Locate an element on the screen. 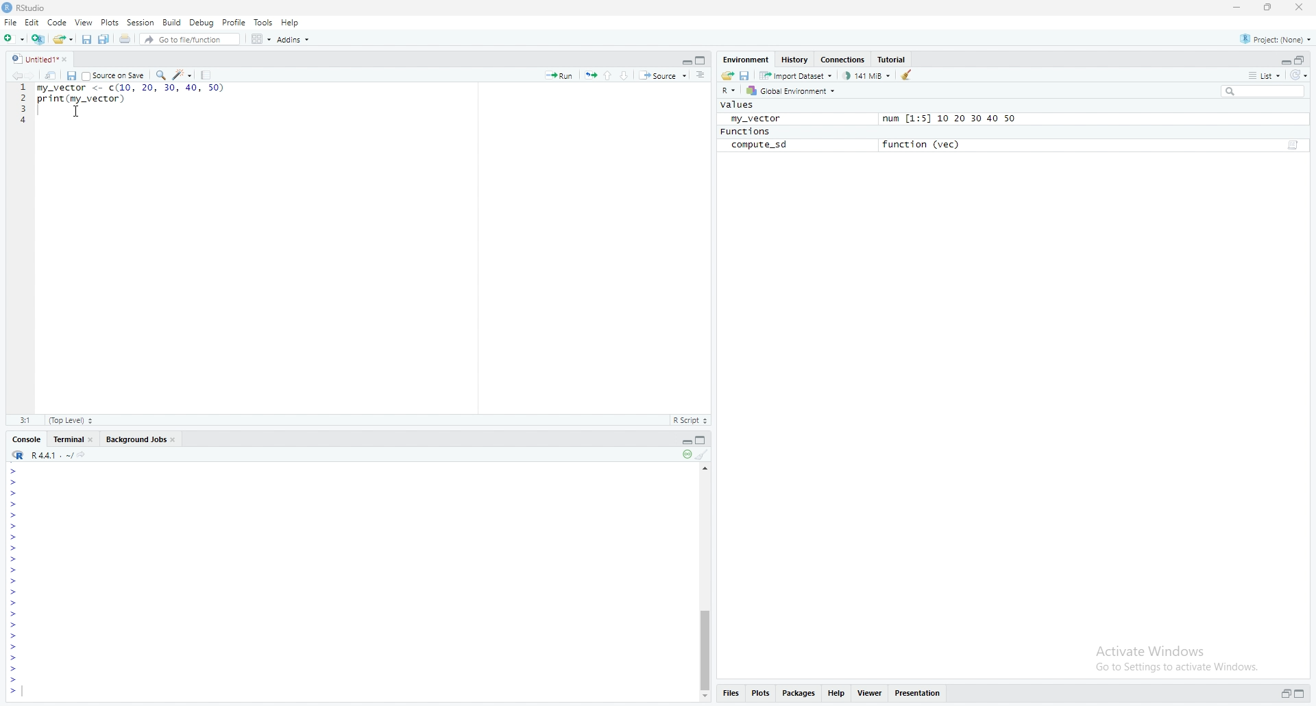  Go back to the previous source location (Ctrl + F9) is located at coordinates (21, 75).